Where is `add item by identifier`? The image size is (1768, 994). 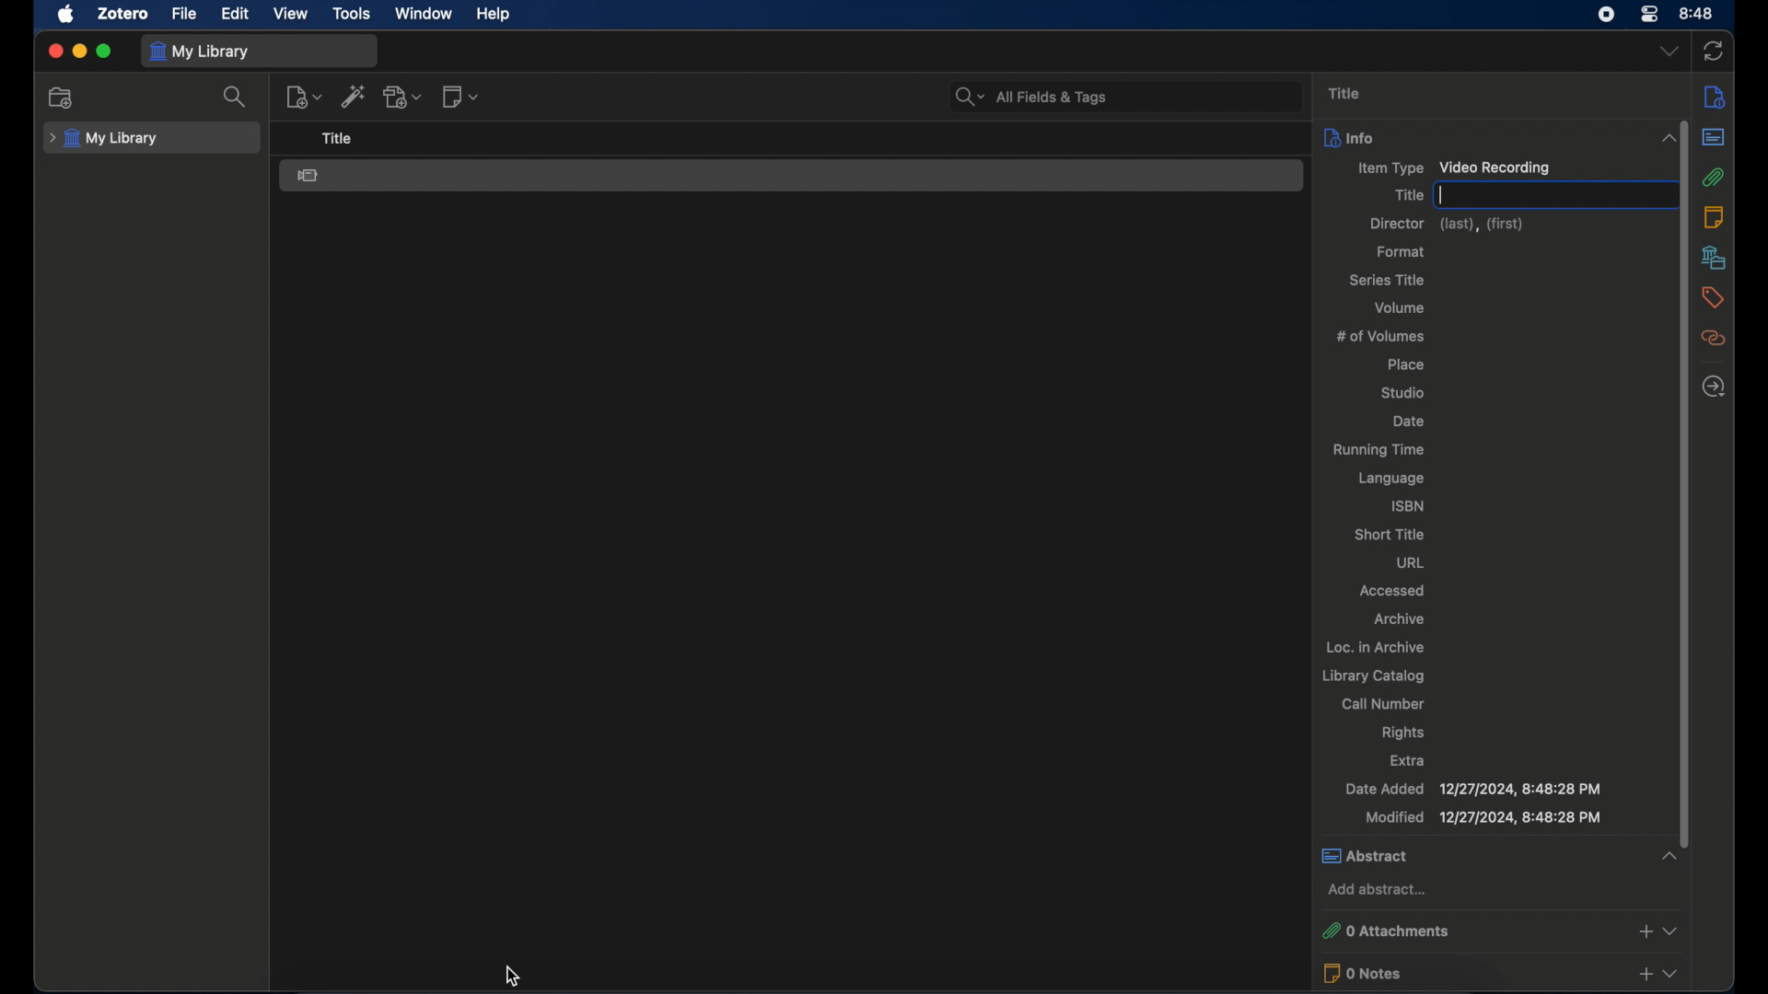 add item by identifier is located at coordinates (355, 98).